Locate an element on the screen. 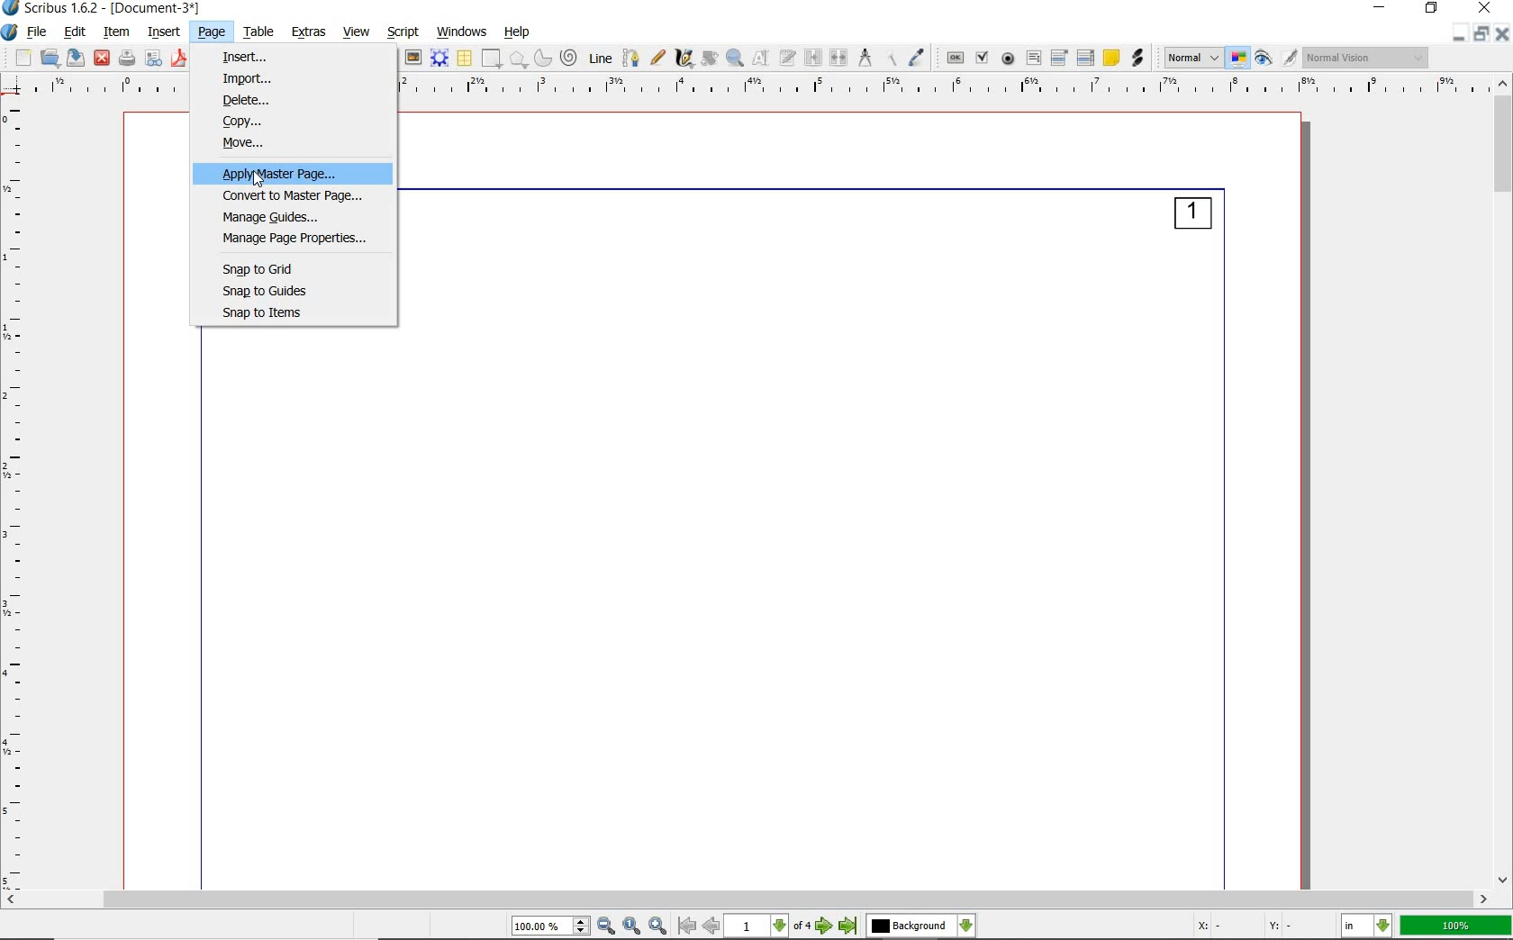 Image resolution: width=1513 pixels, height=940 pixels. snap to guides is located at coordinates (270, 289).